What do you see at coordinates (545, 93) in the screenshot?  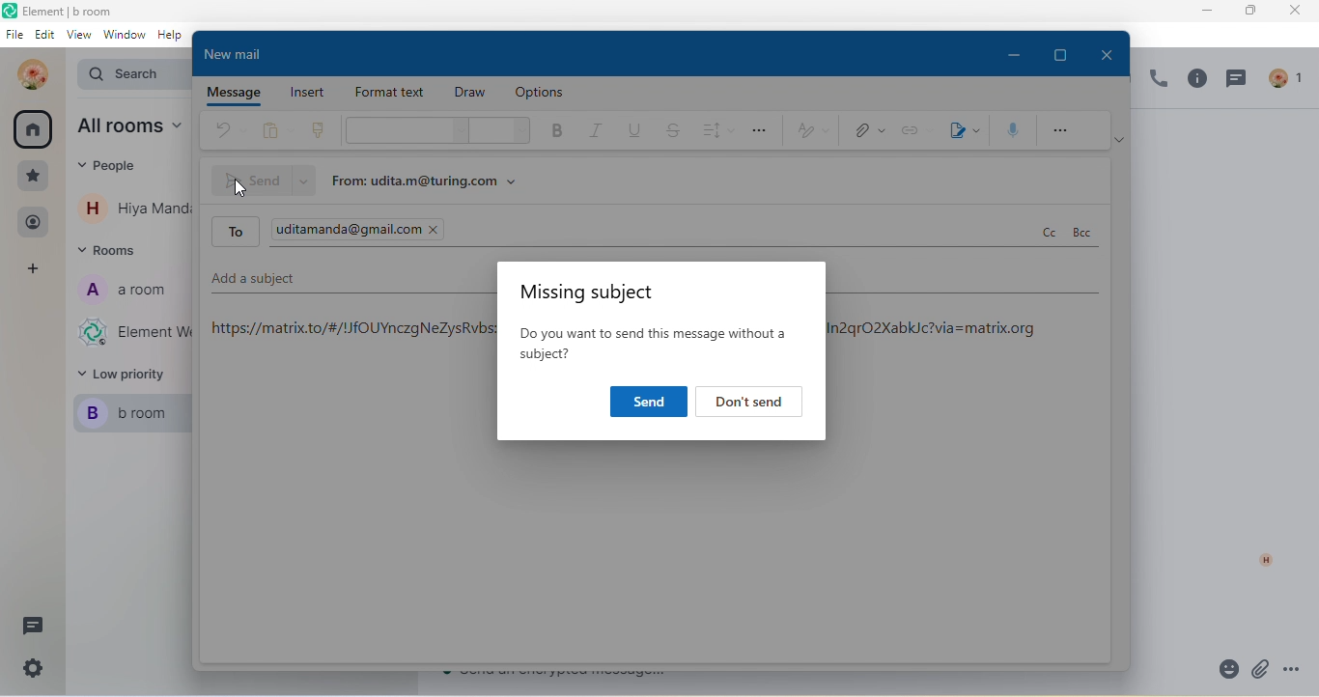 I see `option` at bounding box center [545, 93].